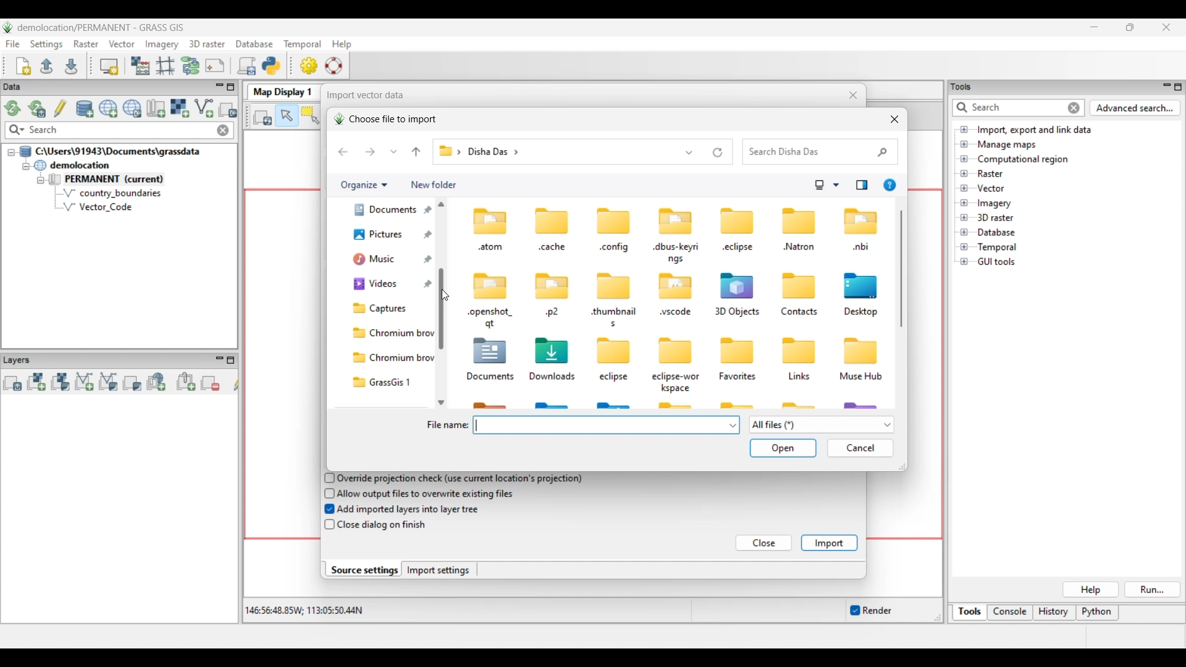 This screenshot has width=1186, height=667. What do you see at coordinates (676, 220) in the screenshot?
I see `icon` at bounding box center [676, 220].